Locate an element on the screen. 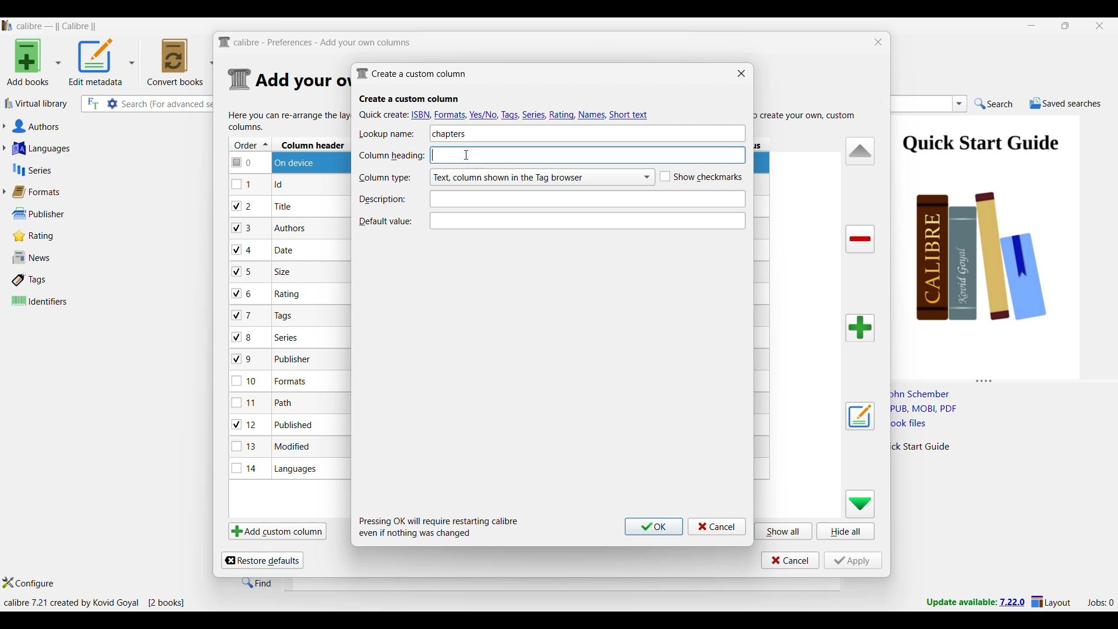  Current jobs is located at coordinates (1100, 603).